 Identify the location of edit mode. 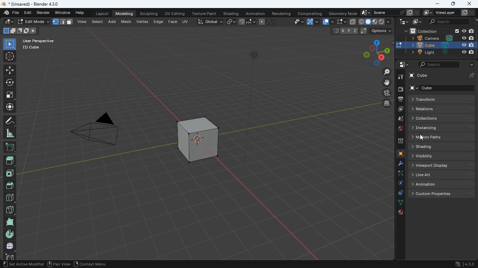
(34, 22).